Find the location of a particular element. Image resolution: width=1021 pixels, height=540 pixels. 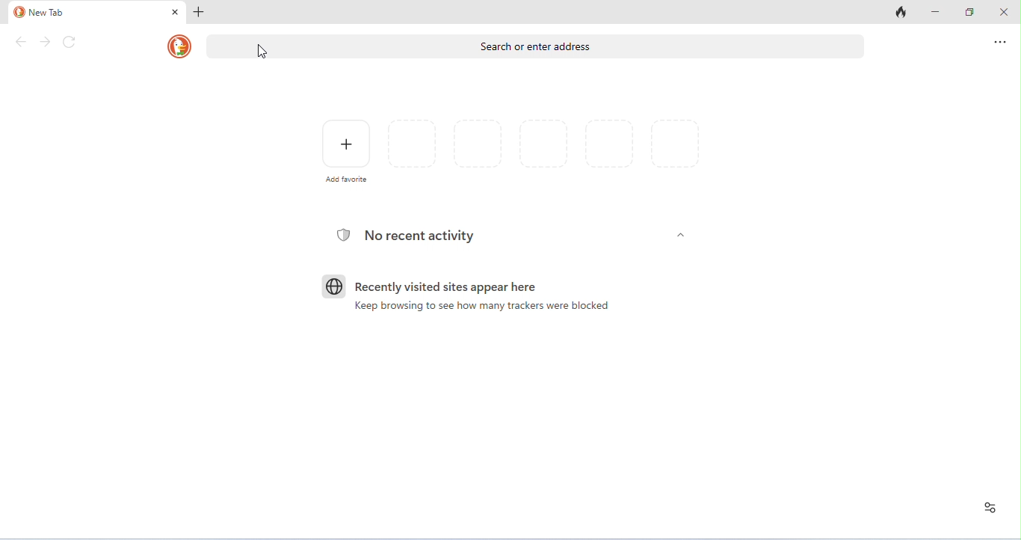

keep browsing to see how many trackers are blocked is located at coordinates (481, 306).